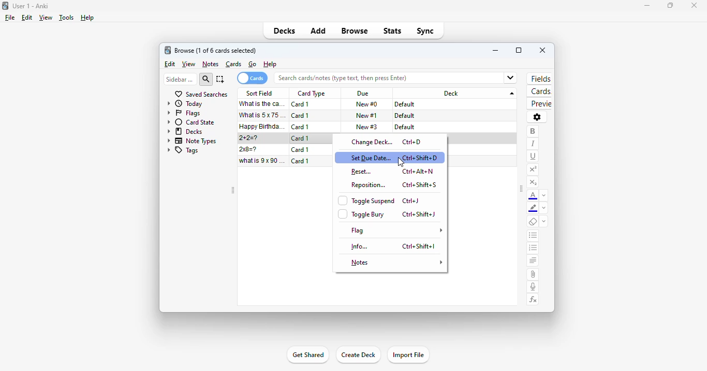 The width and height of the screenshot is (707, 371). What do you see at coordinates (371, 158) in the screenshot?
I see `set due date` at bounding box center [371, 158].